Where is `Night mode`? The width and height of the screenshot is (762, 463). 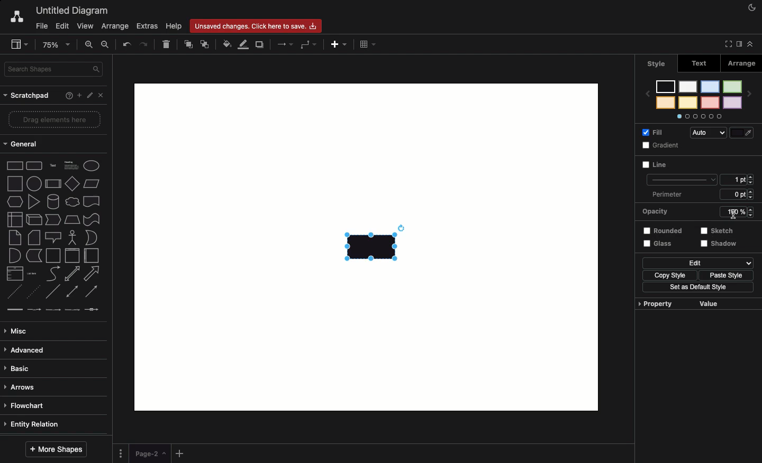
Night mode is located at coordinates (751, 7).